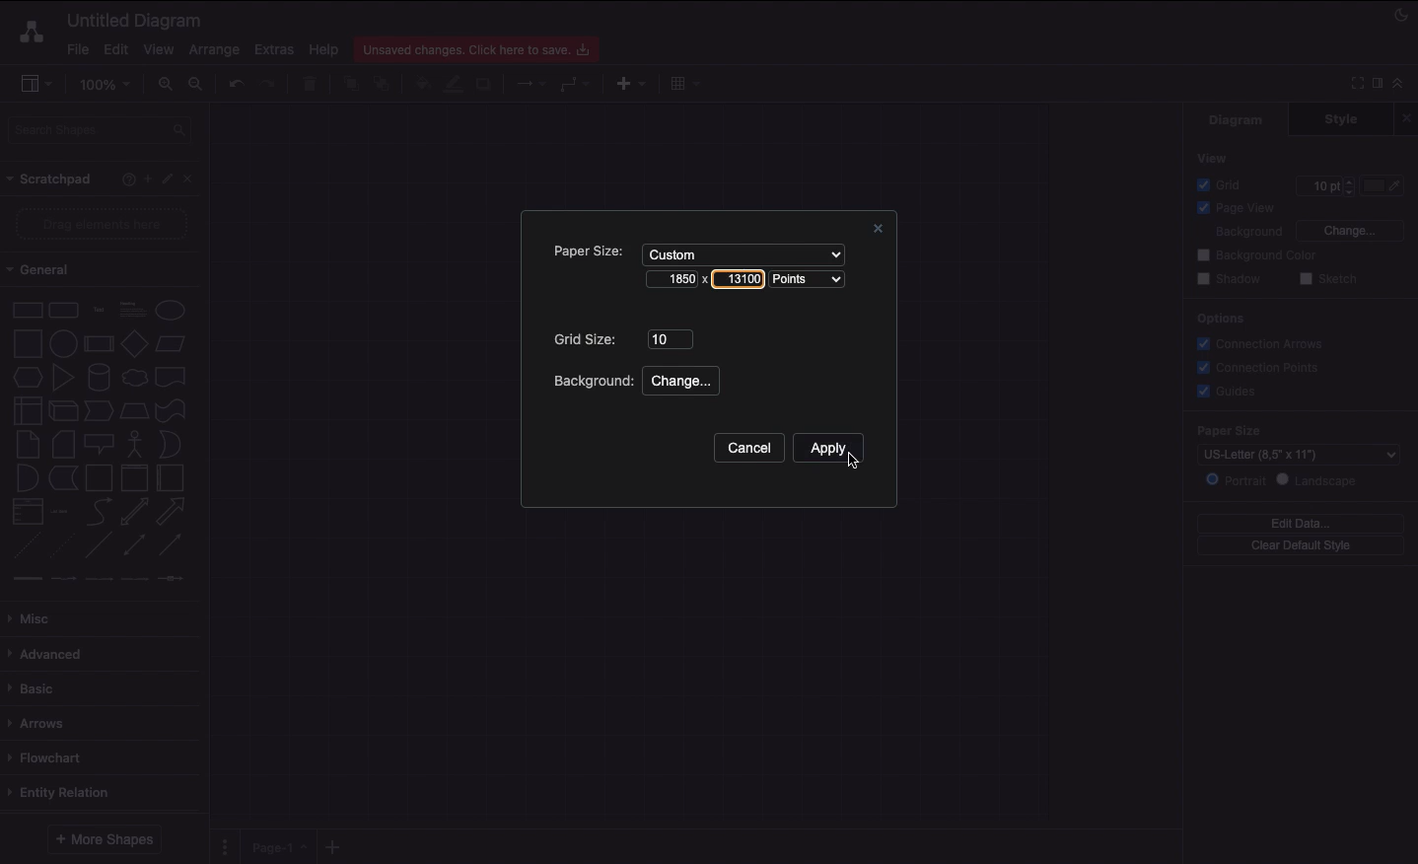  What do you see at coordinates (215, 50) in the screenshot?
I see `Arrange` at bounding box center [215, 50].